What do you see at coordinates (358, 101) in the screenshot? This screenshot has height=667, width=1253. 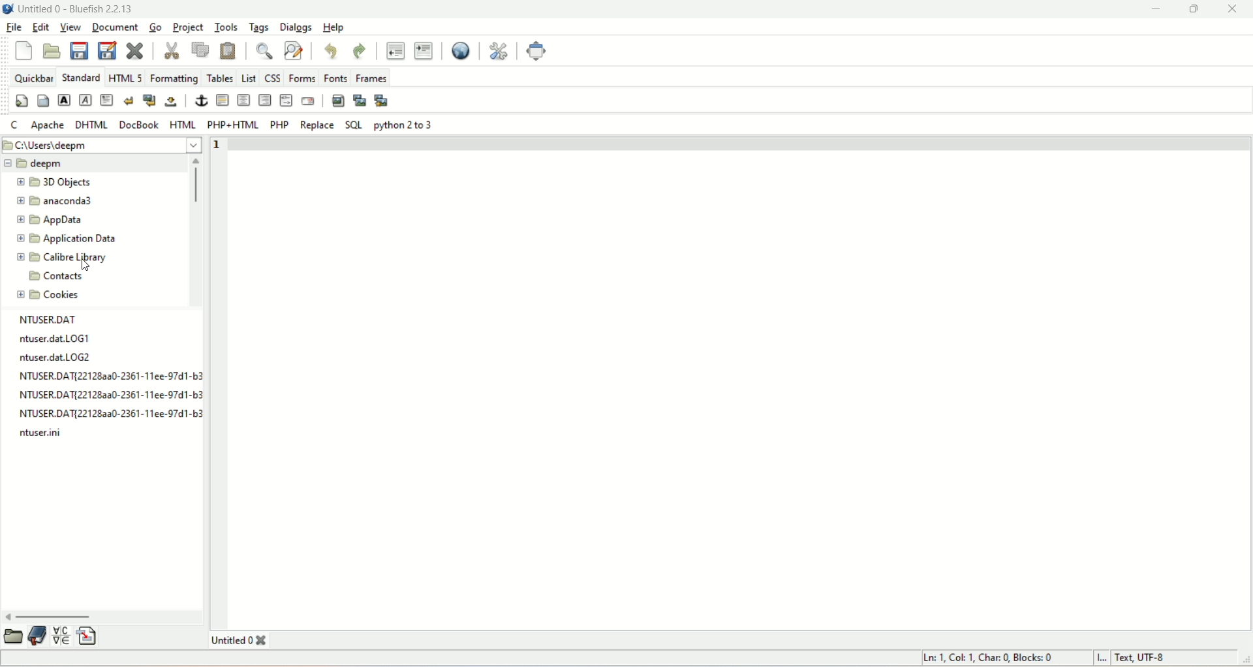 I see `insert thumbnail` at bounding box center [358, 101].